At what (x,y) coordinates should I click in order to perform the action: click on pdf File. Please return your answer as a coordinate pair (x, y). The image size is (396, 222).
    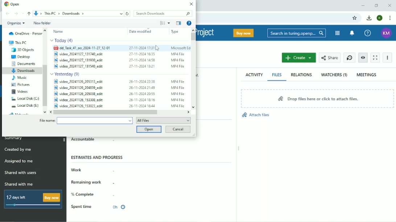
    Looking at the image, I should click on (121, 48).